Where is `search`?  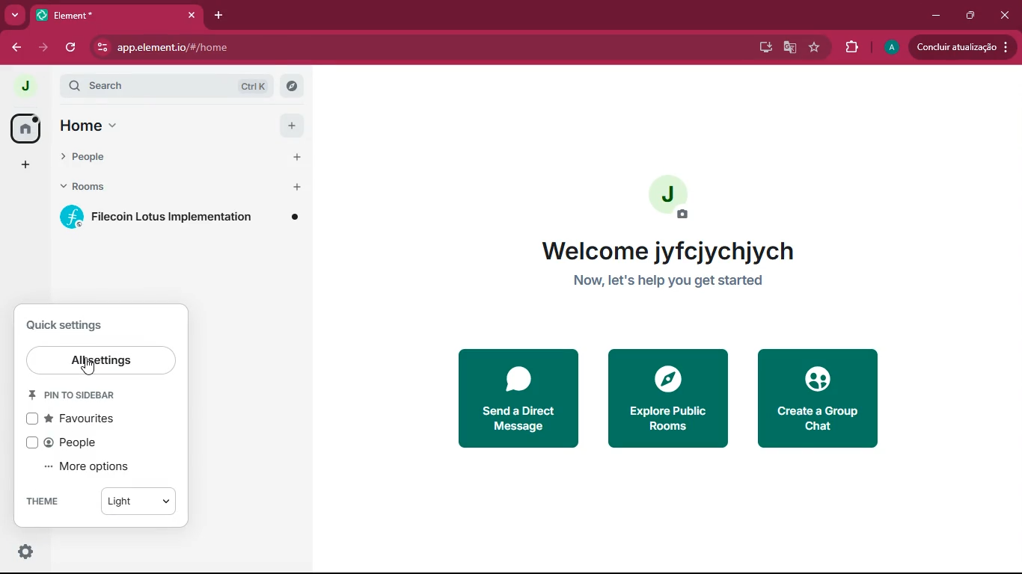 search is located at coordinates (167, 85).